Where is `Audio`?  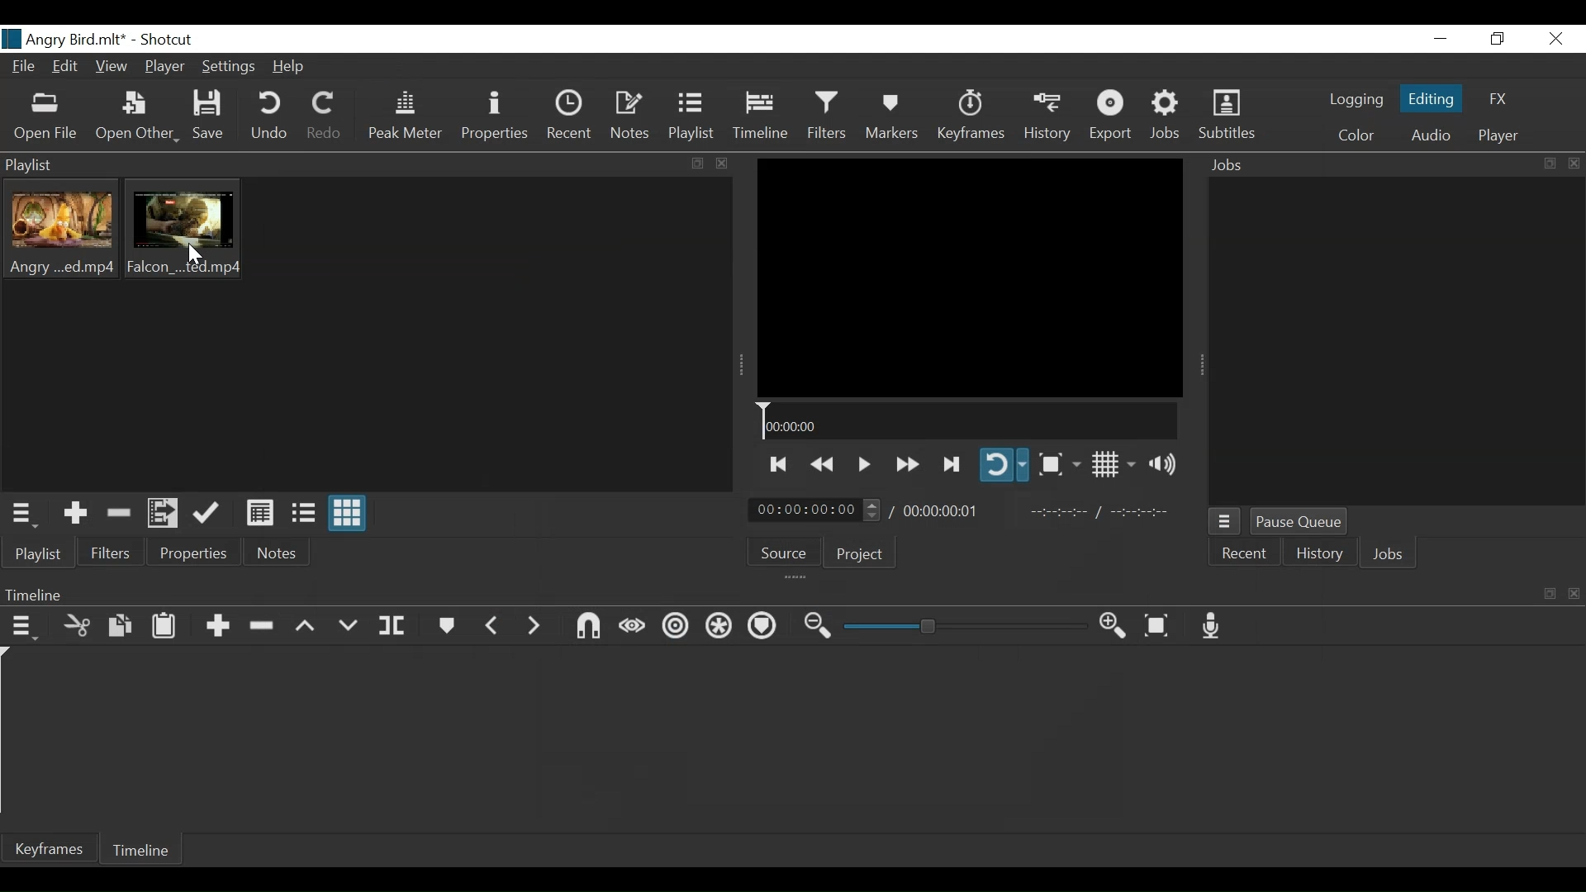
Audio is located at coordinates (1430, 137).